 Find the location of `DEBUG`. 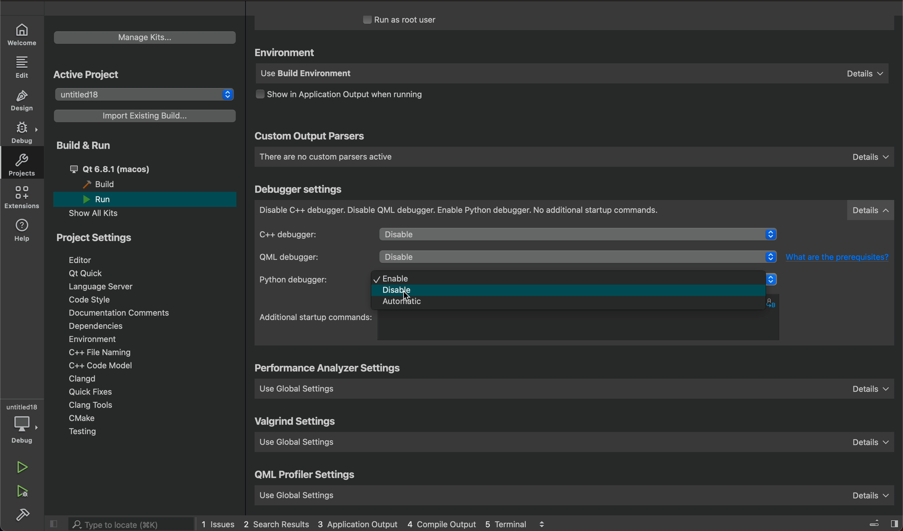

DEBUG is located at coordinates (23, 133).